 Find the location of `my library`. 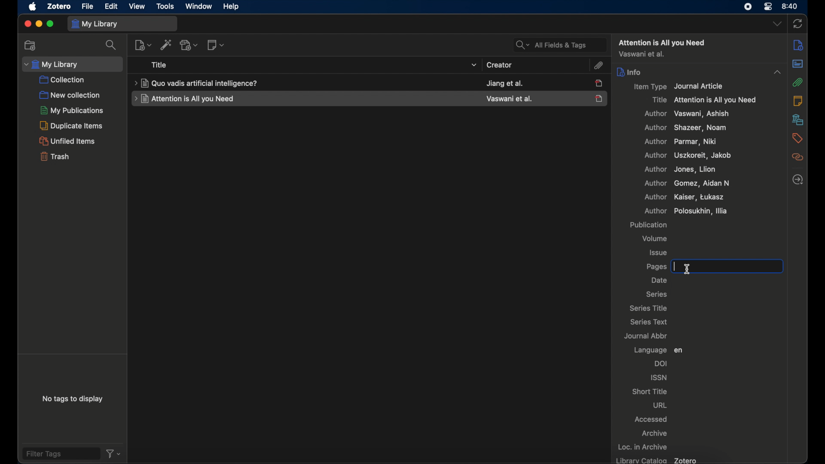

my library is located at coordinates (122, 23).